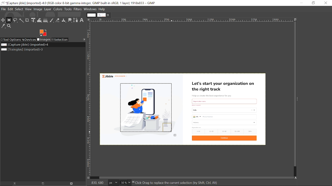  I want to click on Clone tool, so click(63, 20).